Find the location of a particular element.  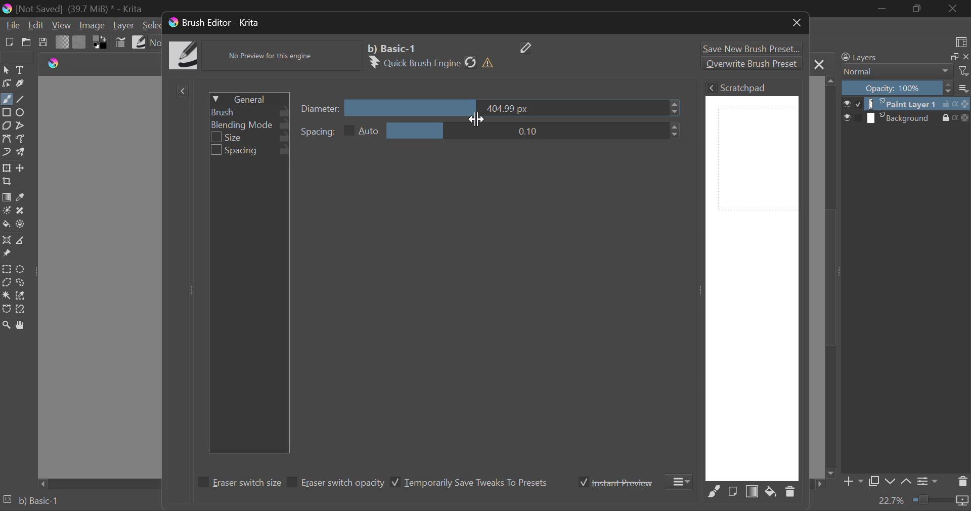

Spacing is located at coordinates (491, 131).